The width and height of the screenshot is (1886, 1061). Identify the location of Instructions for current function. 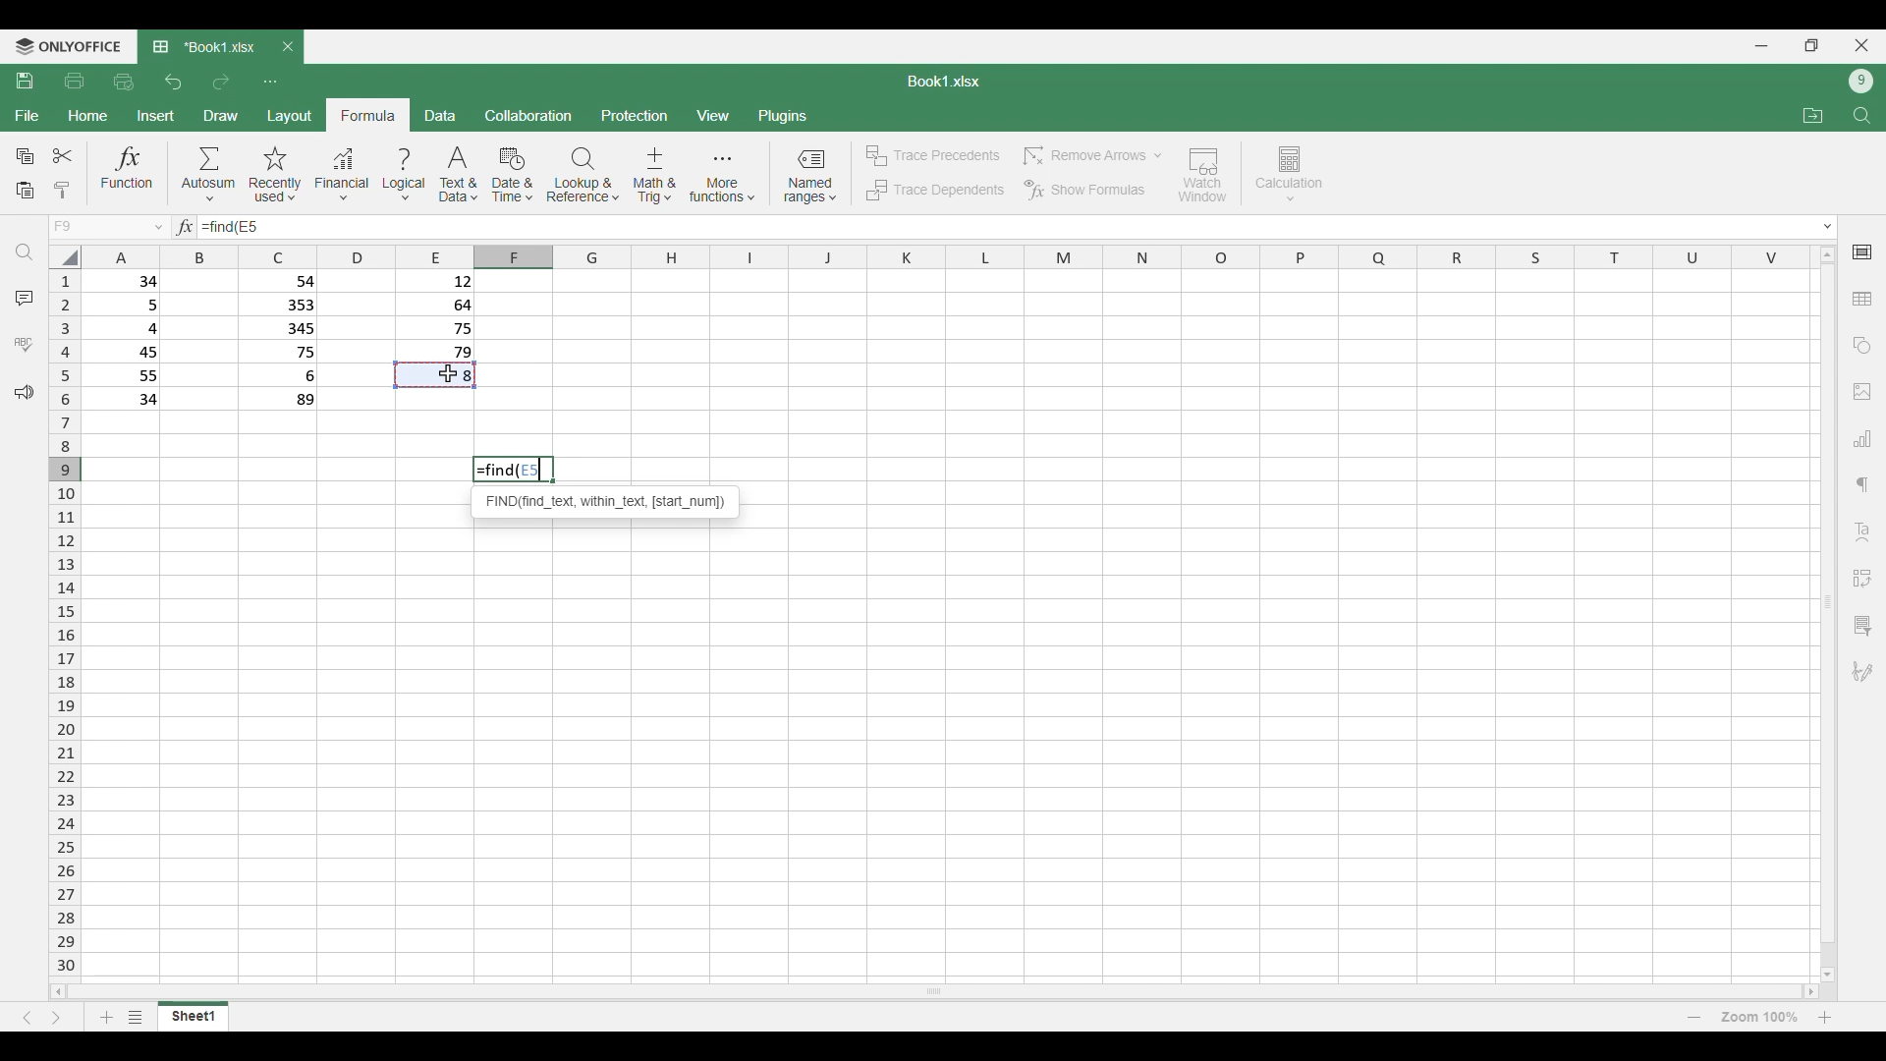
(606, 501).